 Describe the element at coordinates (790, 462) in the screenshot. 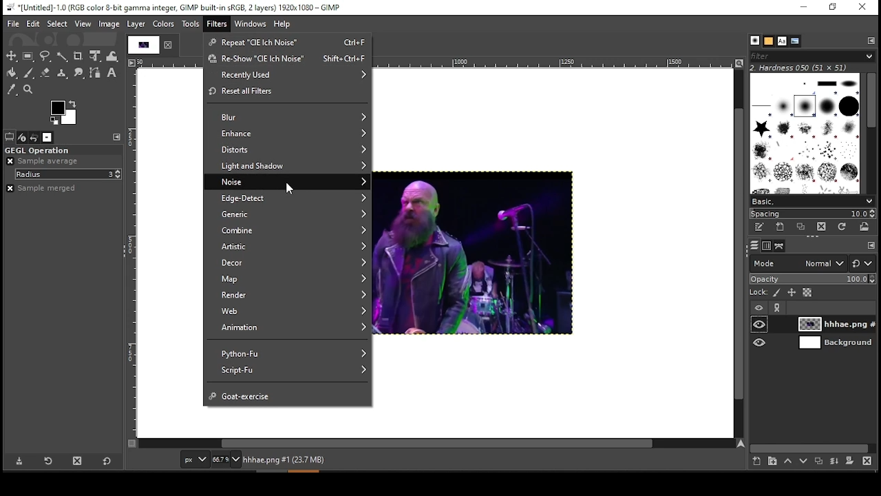

I see `move layer on step up` at that location.